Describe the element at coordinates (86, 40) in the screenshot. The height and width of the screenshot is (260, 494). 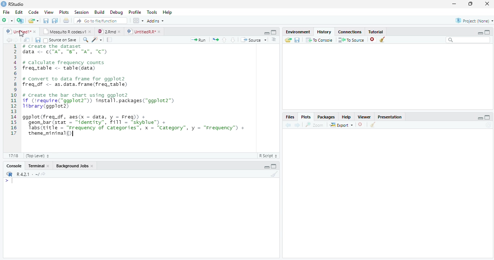
I see `Zoom` at that location.